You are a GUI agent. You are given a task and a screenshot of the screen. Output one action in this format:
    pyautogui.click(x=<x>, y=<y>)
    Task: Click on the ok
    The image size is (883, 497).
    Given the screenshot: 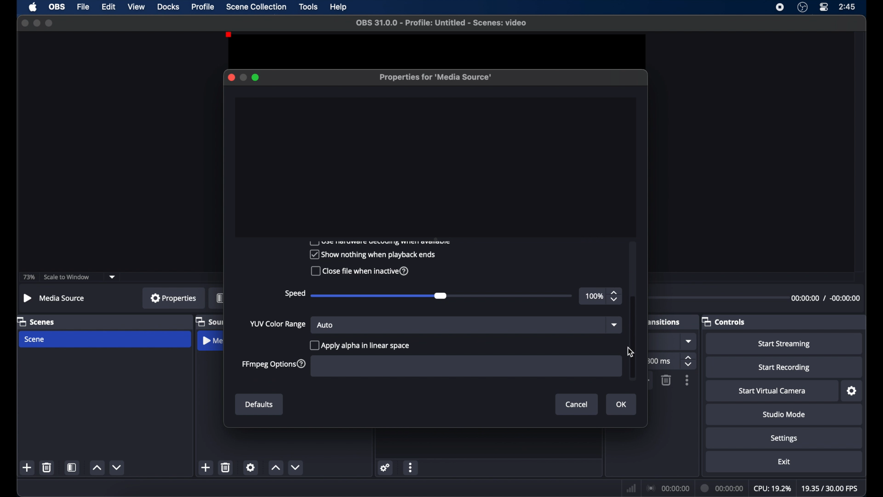 What is the action you would take?
    pyautogui.click(x=623, y=405)
    